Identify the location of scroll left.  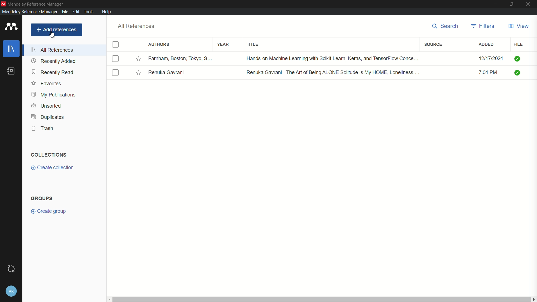
(109, 299).